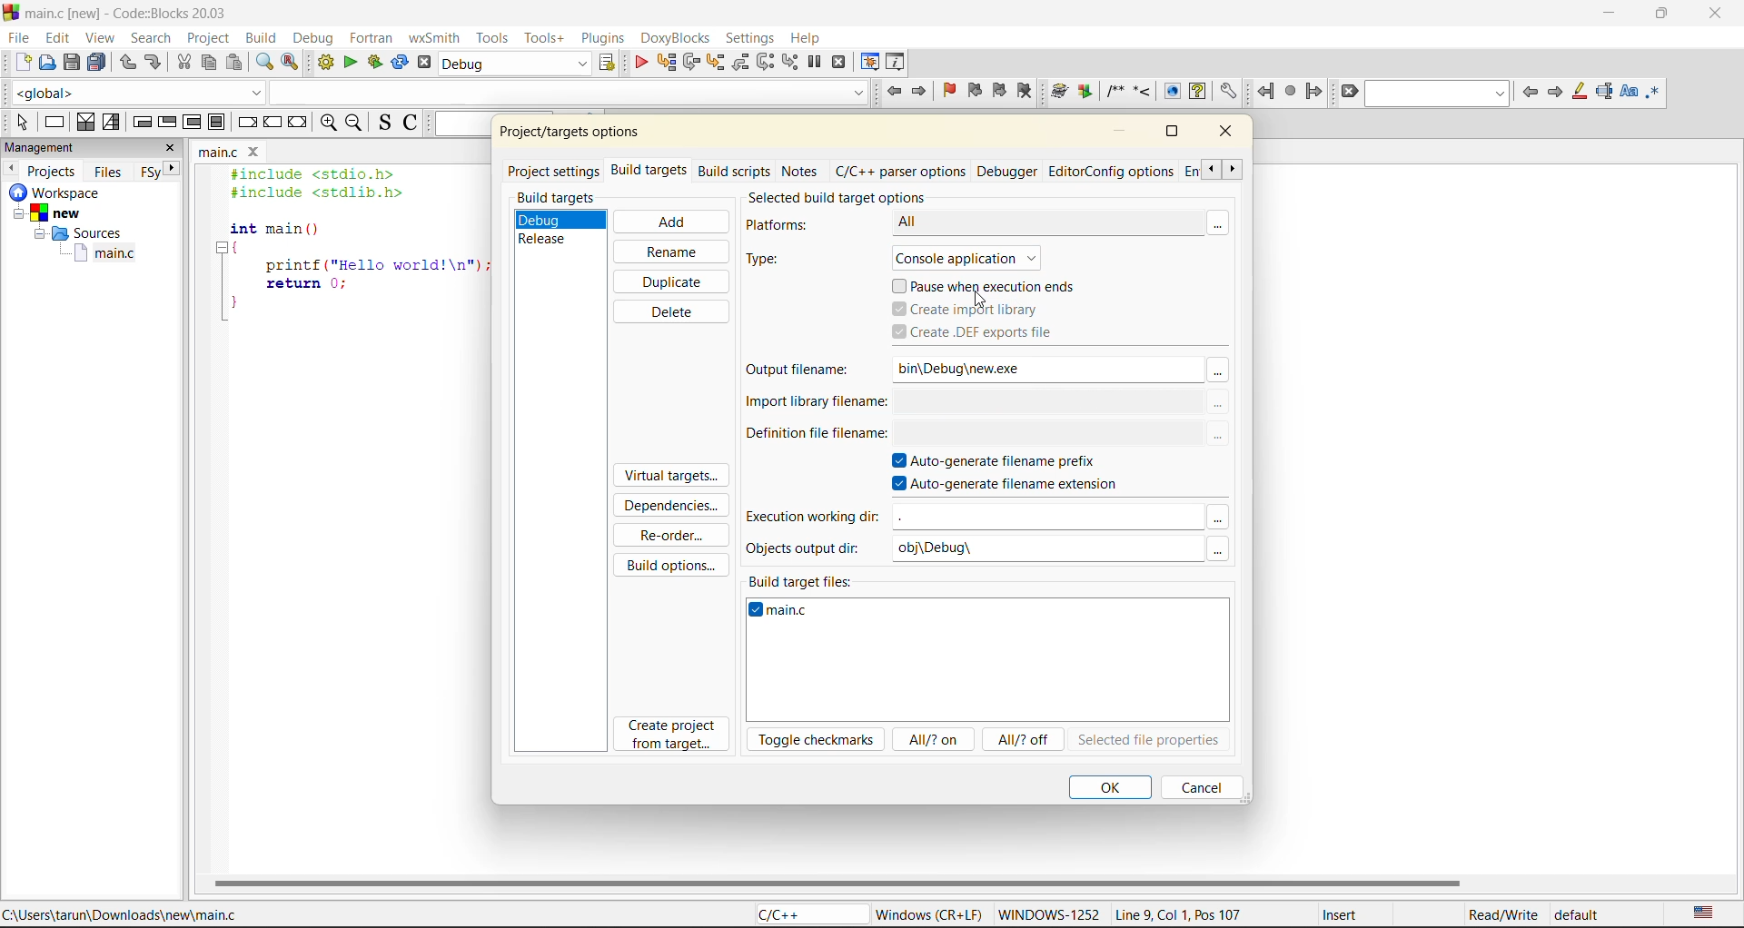 This screenshot has width=1744, height=928. Describe the element at coordinates (384, 123) in the screenshot. I see `toggle source` at that location.